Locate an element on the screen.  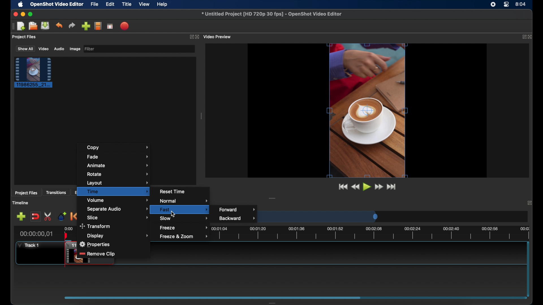
video preview is located at coordinates (368, 110).